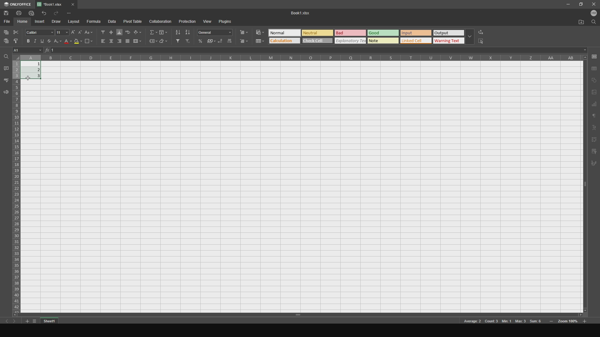 The image size is (600, 337). What do you see at coordinates (594, 68) in the screenshot?
I see `save as` at bounding box center [594, 68].